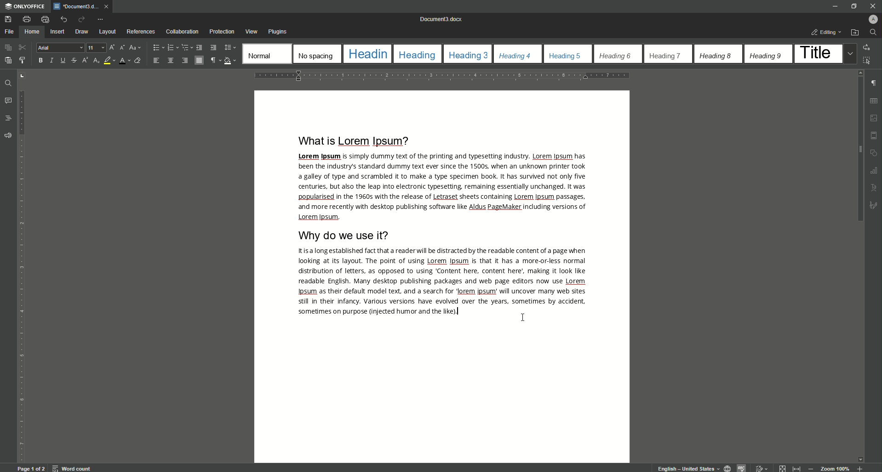 This screenshot has height=472, width=882. Describe the element at coordinates (811, 468) in the screenshot. I see `Zoom Out` at that location.